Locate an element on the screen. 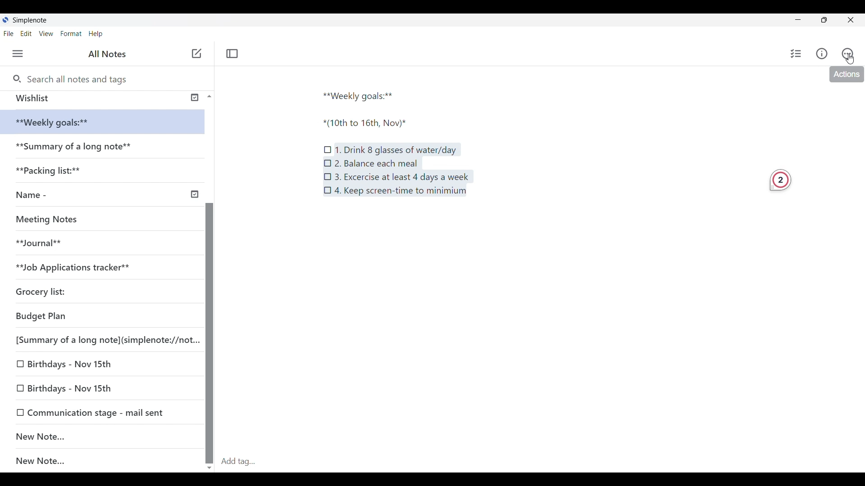 This screenshot has height=486, width=865. Help is located at coordinates (96, 34).